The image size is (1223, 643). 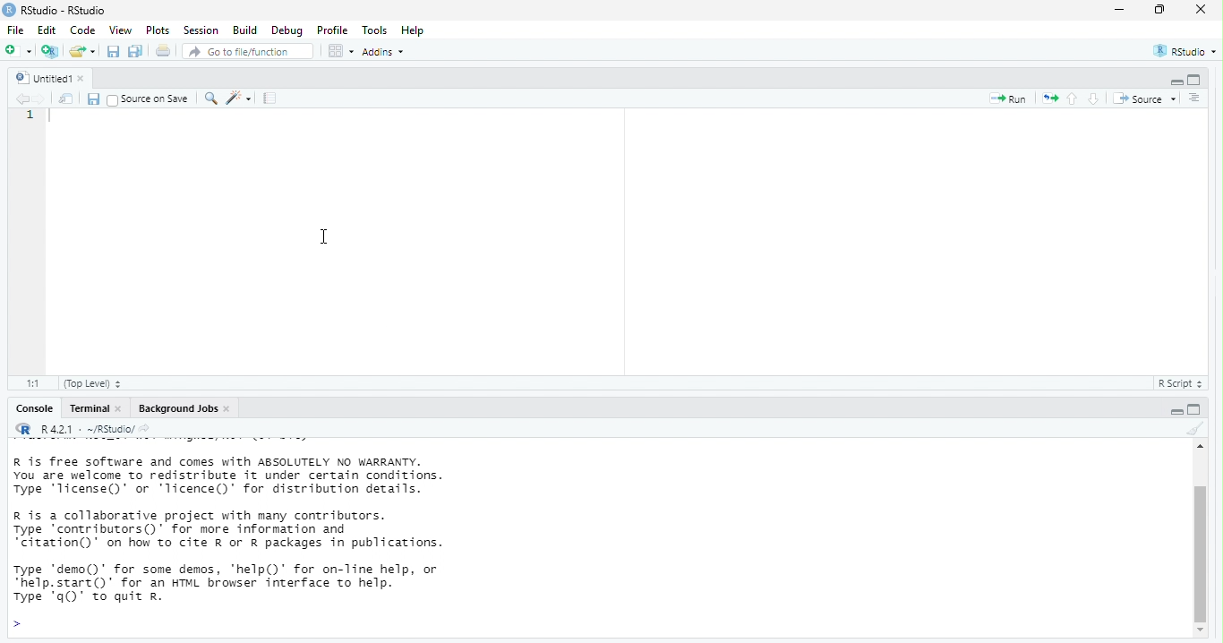 What do you see at coordinates (49, 30) in the screenshot?
I see `edit` at bounding box center [49, 30].